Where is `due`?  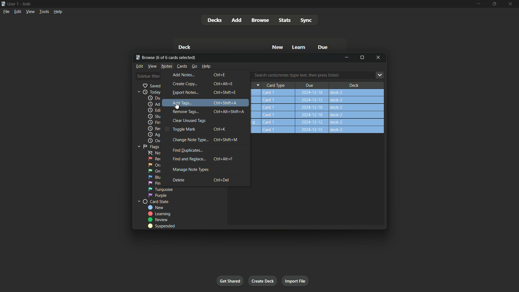 due is located at coordinates (154, 98).